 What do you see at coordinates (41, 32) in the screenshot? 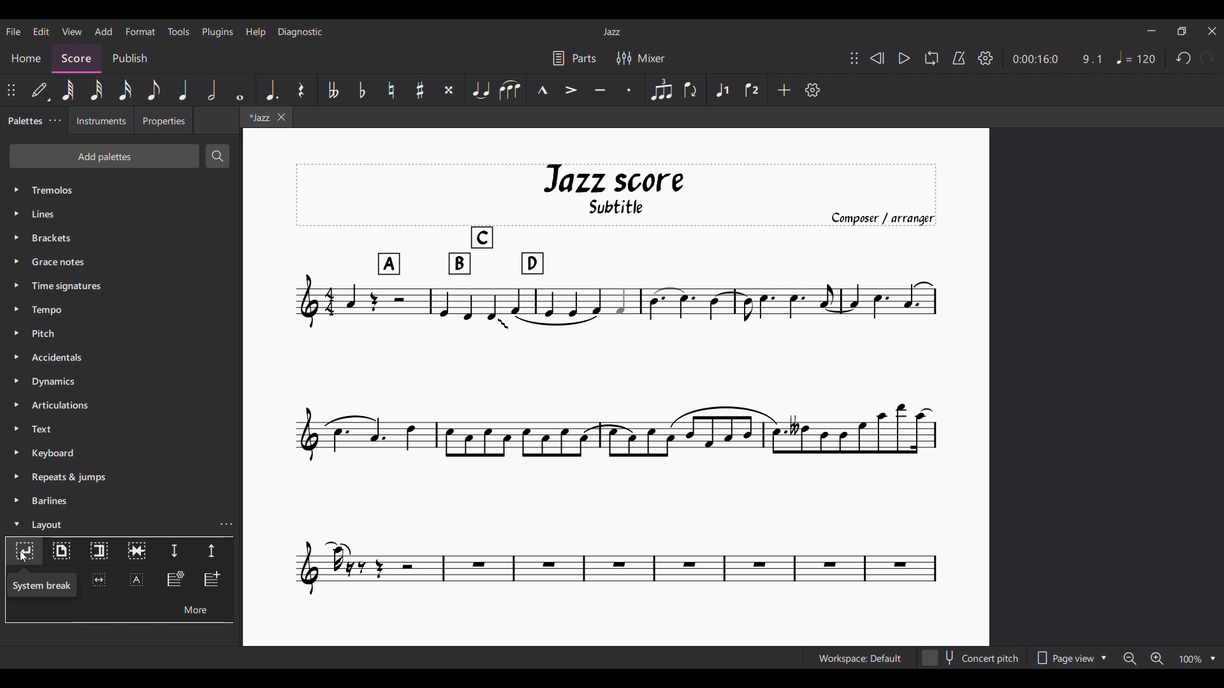
I see `Edit menu` at bounding box center [41, 32].